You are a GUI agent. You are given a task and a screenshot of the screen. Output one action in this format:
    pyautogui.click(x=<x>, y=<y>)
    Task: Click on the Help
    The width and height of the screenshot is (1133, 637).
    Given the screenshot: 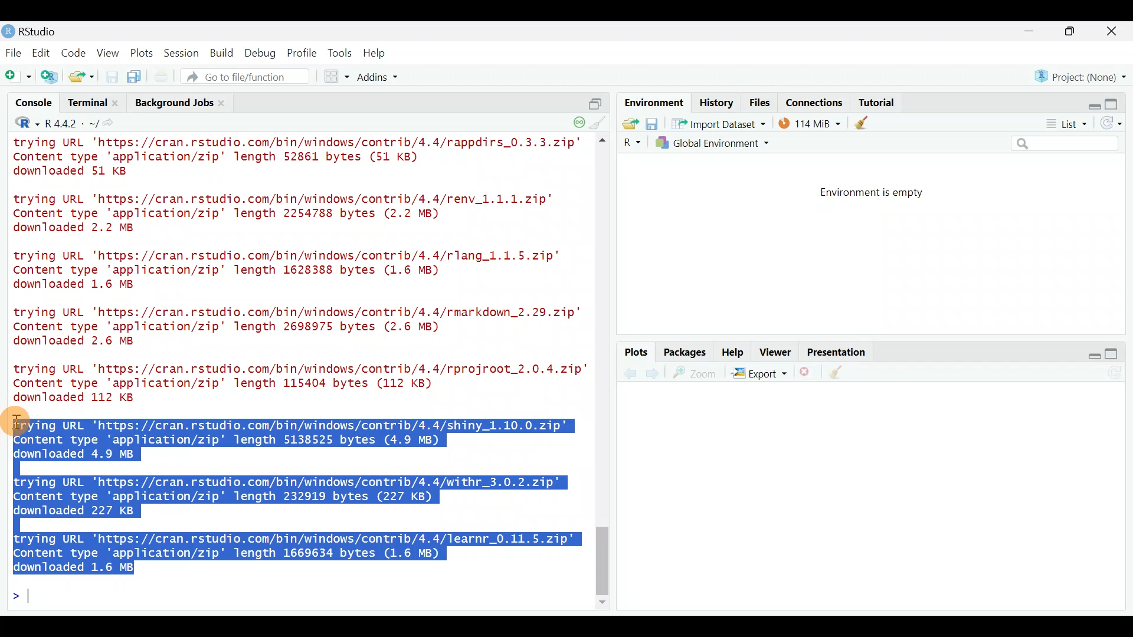 What is the action you would take?
    pyautogui.click(x=733, y=351)
    